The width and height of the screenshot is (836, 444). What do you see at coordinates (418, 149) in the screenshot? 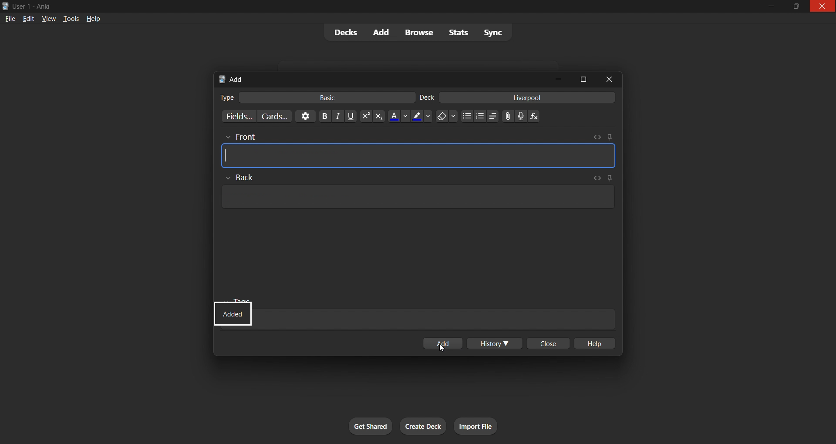
I see `card front input` at bounding box center [418, 149].